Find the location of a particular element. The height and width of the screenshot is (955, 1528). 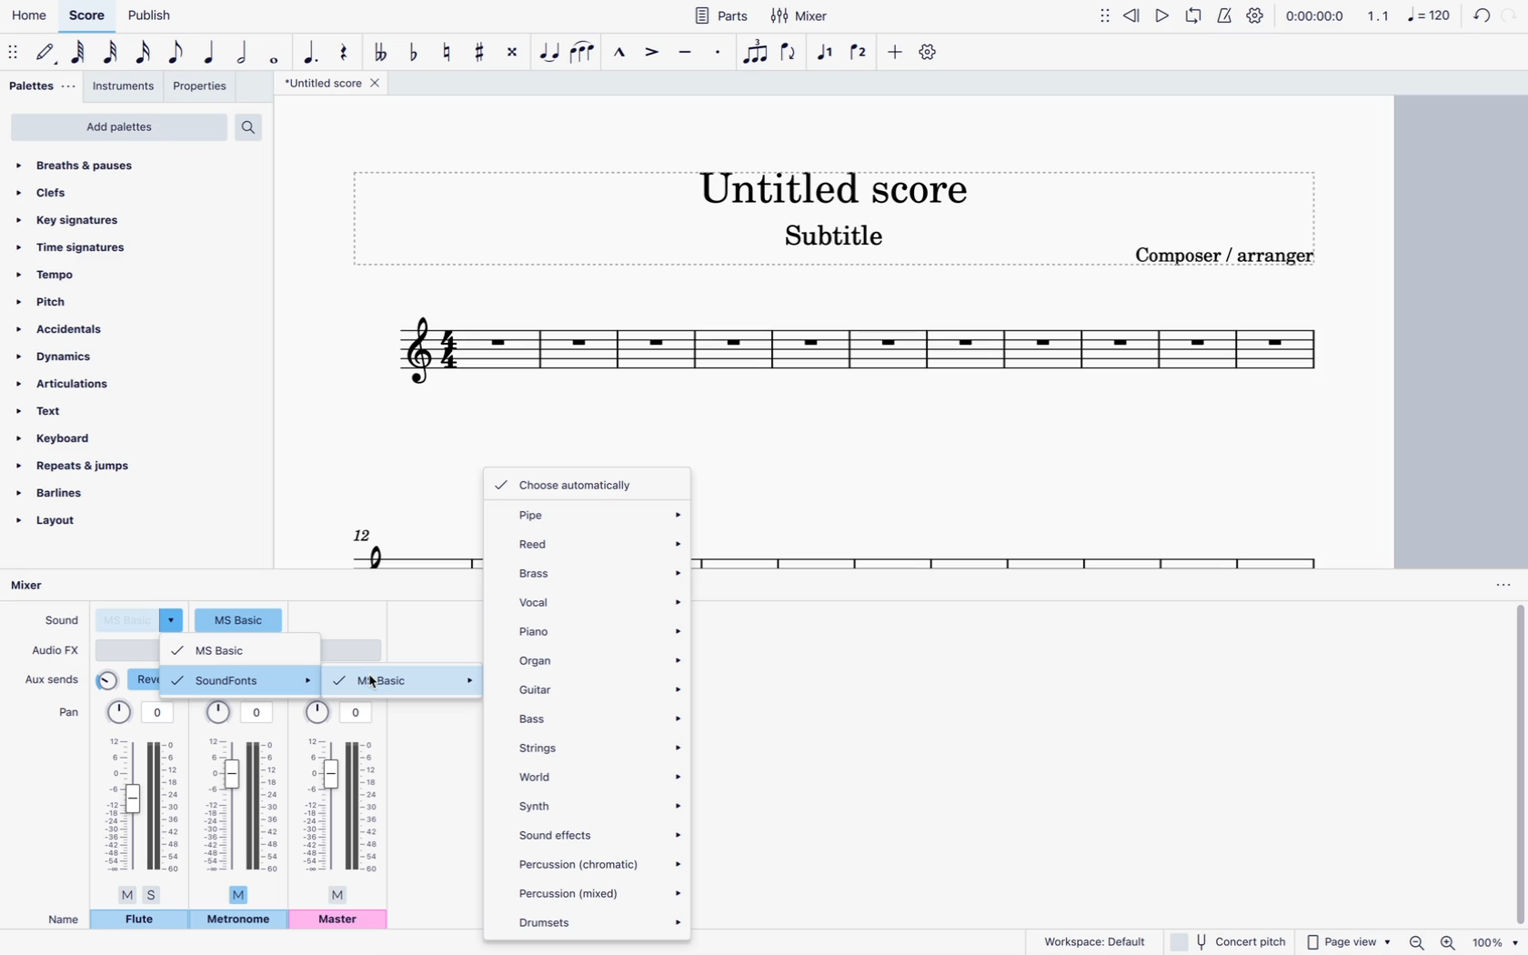

concert pitch is located at coordinates (1226, 940).